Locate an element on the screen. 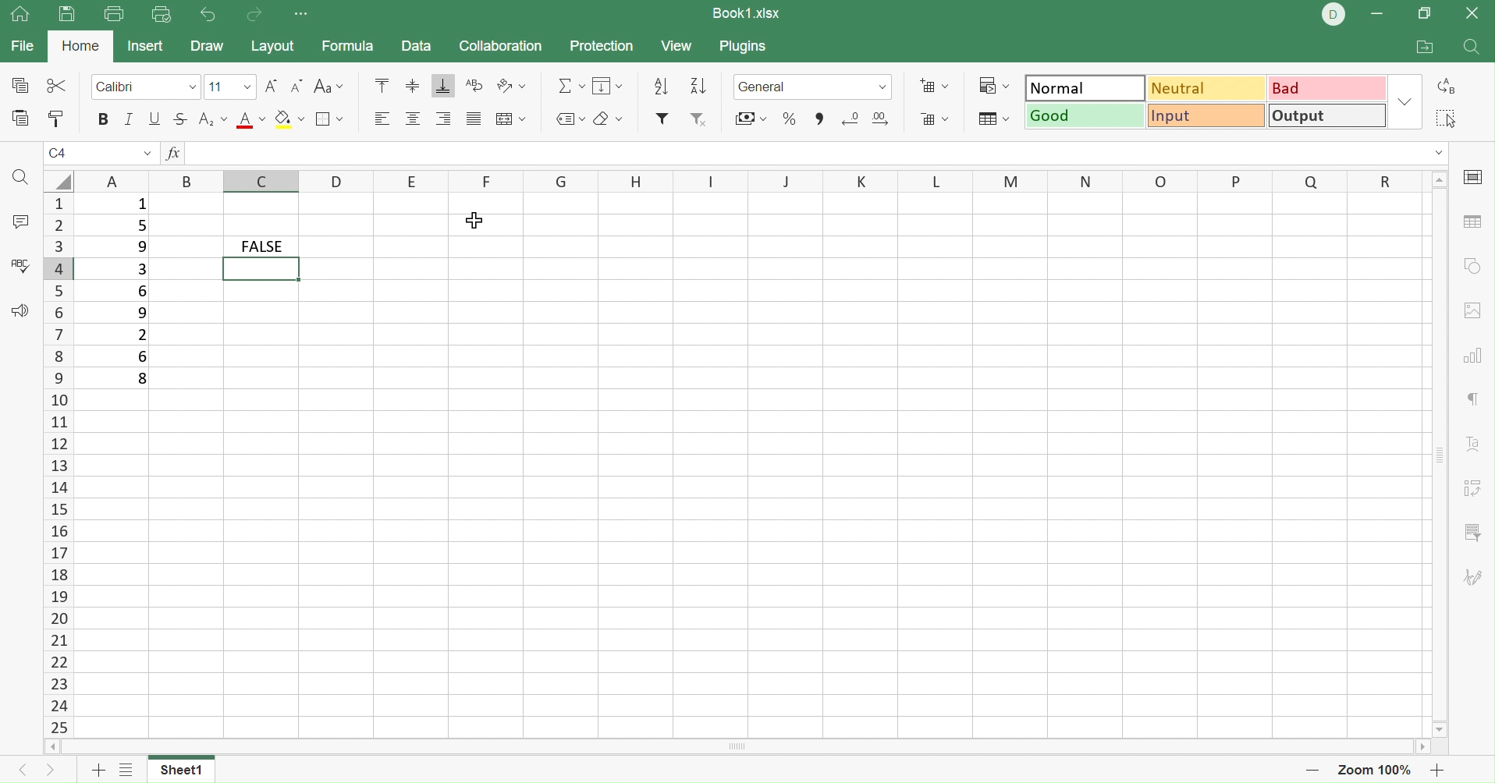 The image size is (1495, 783). Text art settings is located at coordinates (1474, 442).